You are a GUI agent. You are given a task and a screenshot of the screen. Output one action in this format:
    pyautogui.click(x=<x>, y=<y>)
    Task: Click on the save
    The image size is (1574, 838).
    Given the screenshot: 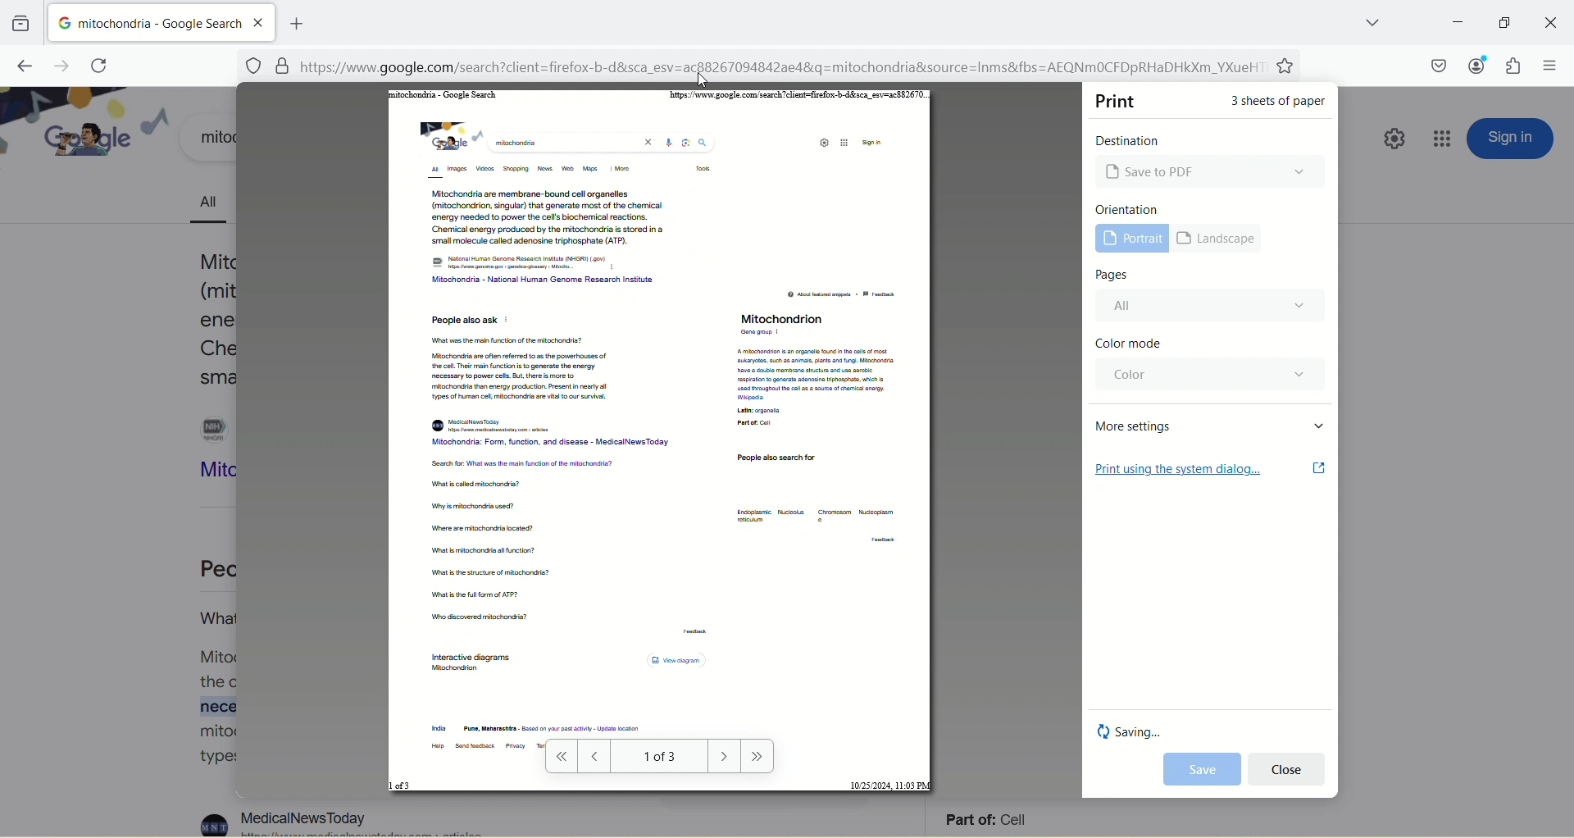 What is the action you would take?
    pyautogui.click(x=1199, y=770)
    